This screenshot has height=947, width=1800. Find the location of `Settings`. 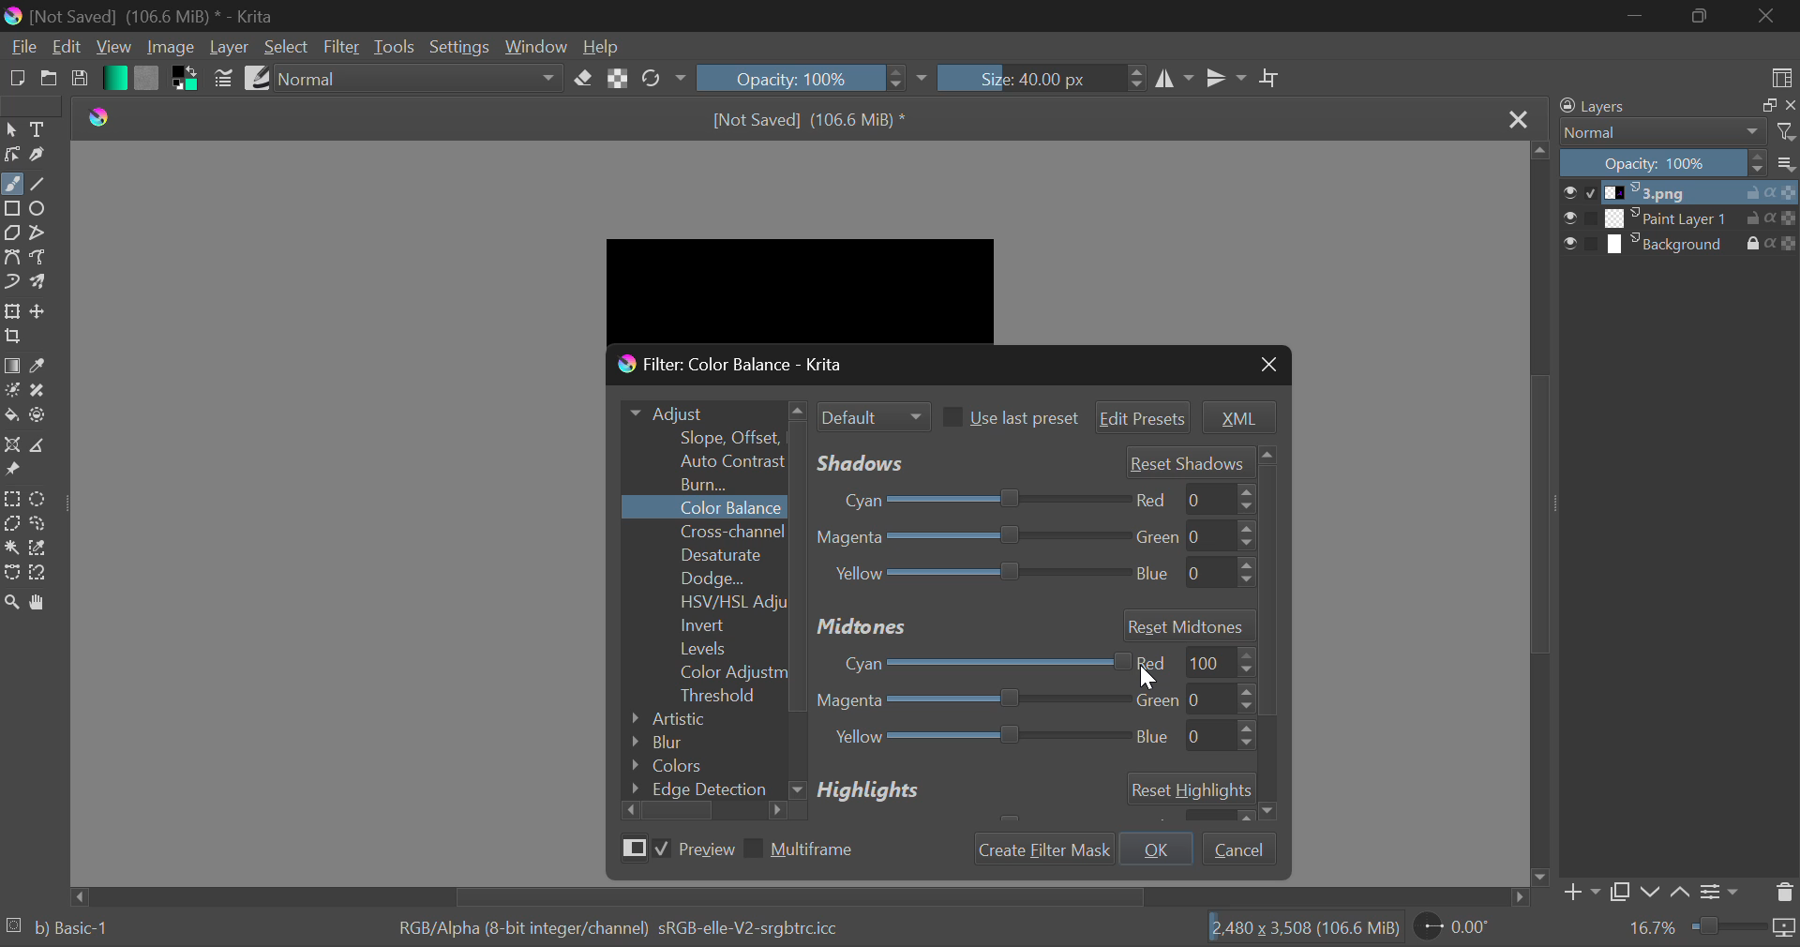

Settings is located at coordinates (1723, 890).